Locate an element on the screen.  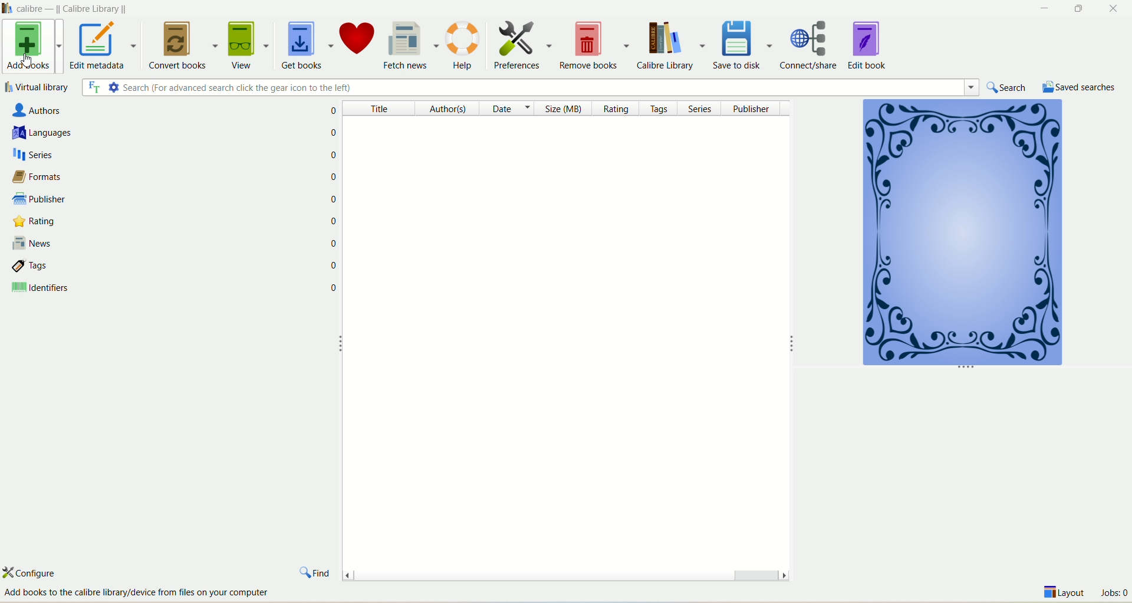
minimize is located at coordinates (1042, 8).